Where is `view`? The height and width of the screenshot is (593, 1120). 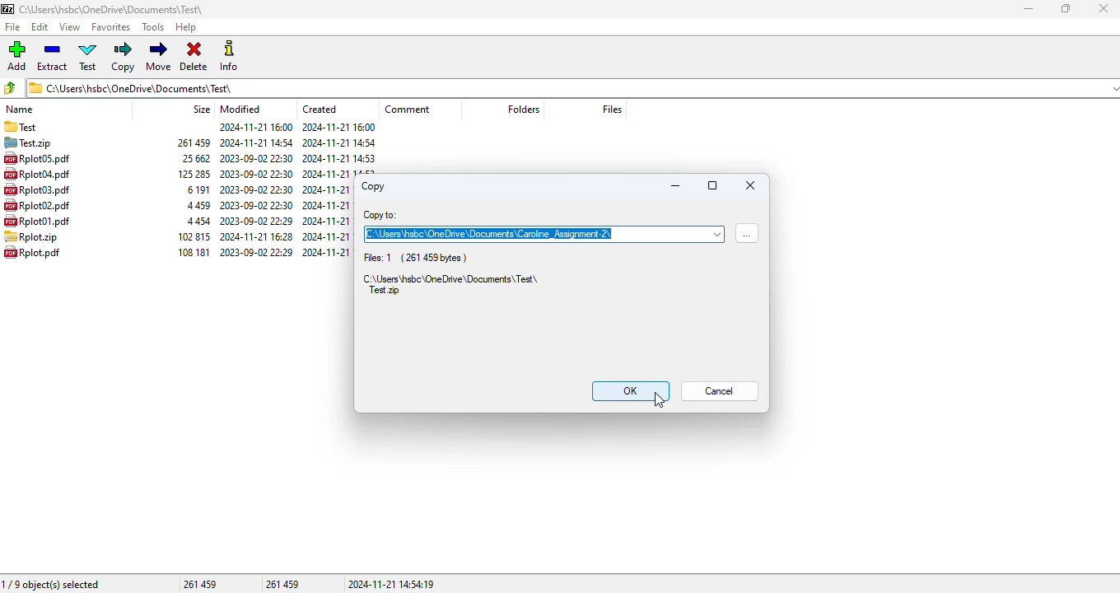
view is located at coordinates (71, 26).